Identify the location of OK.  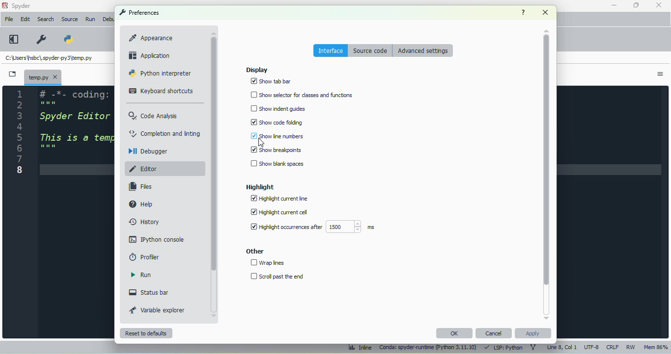
(454, 333).